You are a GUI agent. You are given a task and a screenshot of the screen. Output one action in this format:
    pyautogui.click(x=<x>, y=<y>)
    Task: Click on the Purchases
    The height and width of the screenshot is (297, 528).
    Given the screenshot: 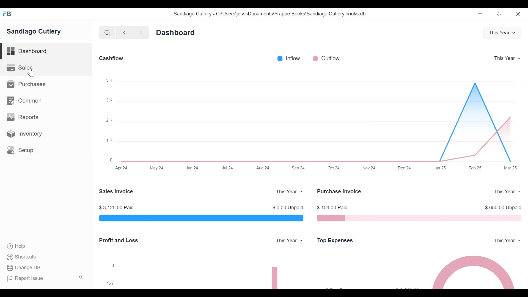 What is the action you would take?
    pyautogui.click(x=25, y=84)
    